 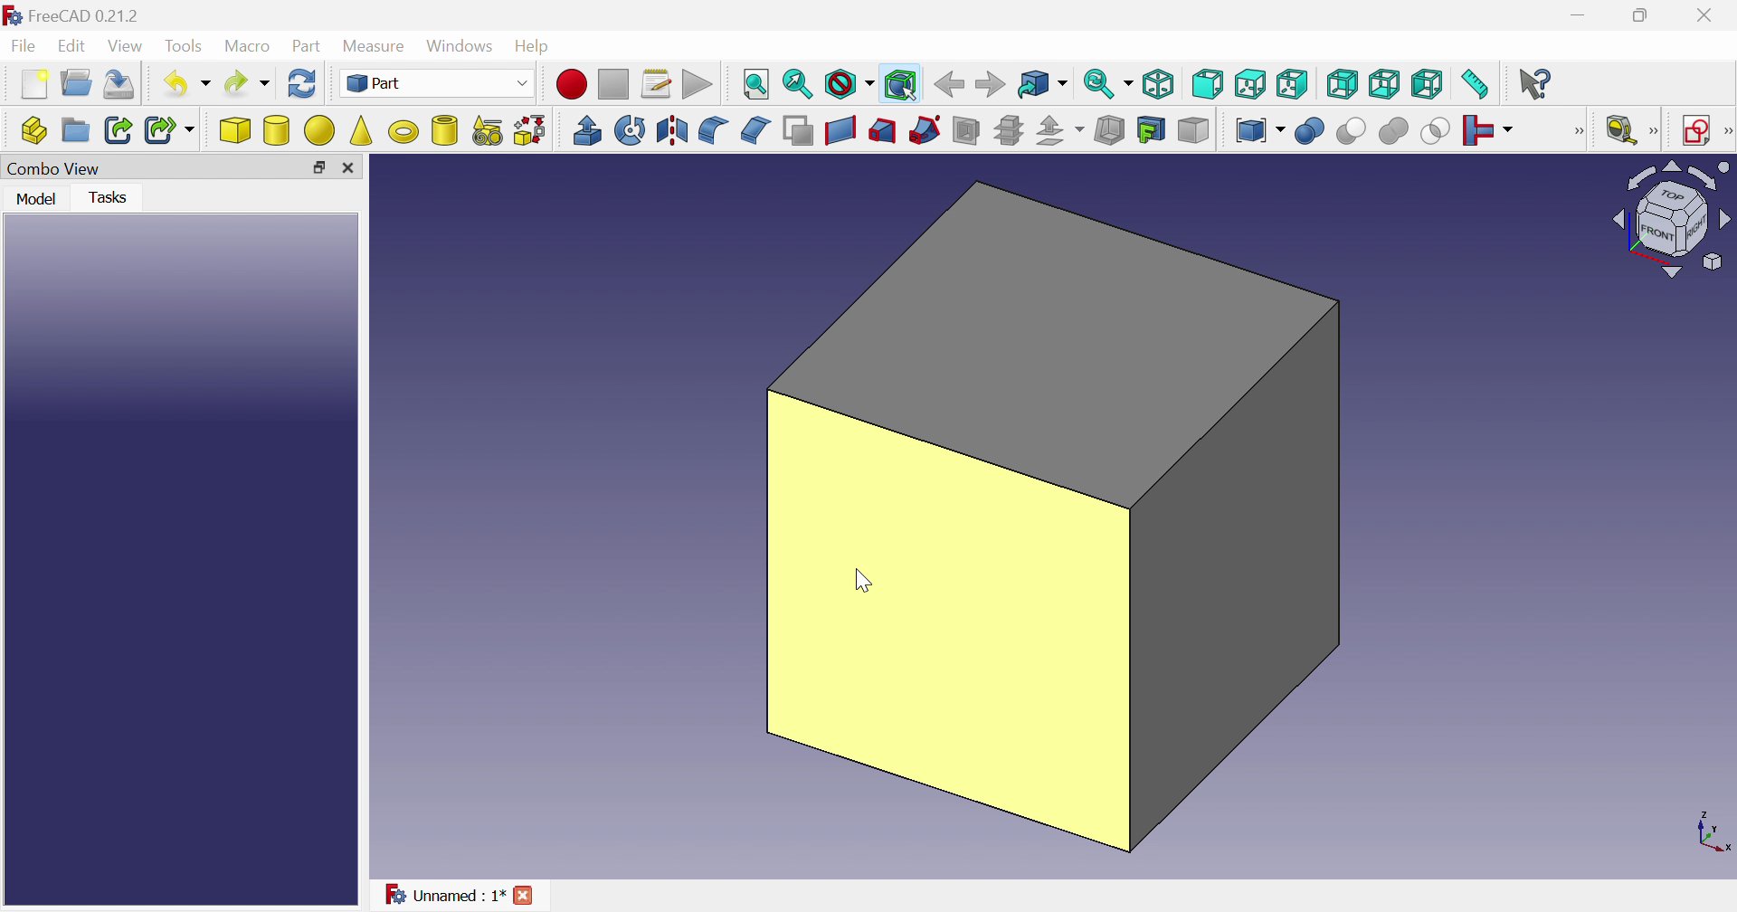 What do you see at coordinates (1293, 84) in the screenshot?
I see `Right` at bounding box center [1293, 84].